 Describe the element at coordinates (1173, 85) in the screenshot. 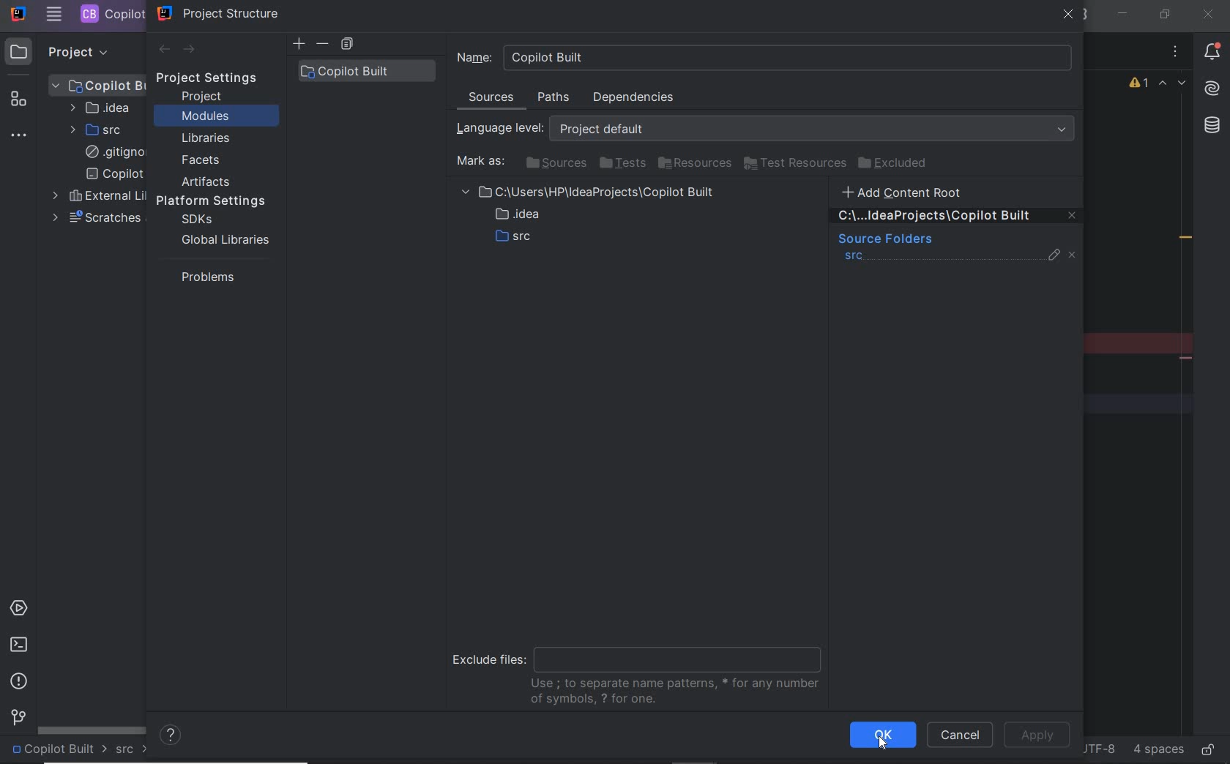

I see `highlighted errors` at that location.